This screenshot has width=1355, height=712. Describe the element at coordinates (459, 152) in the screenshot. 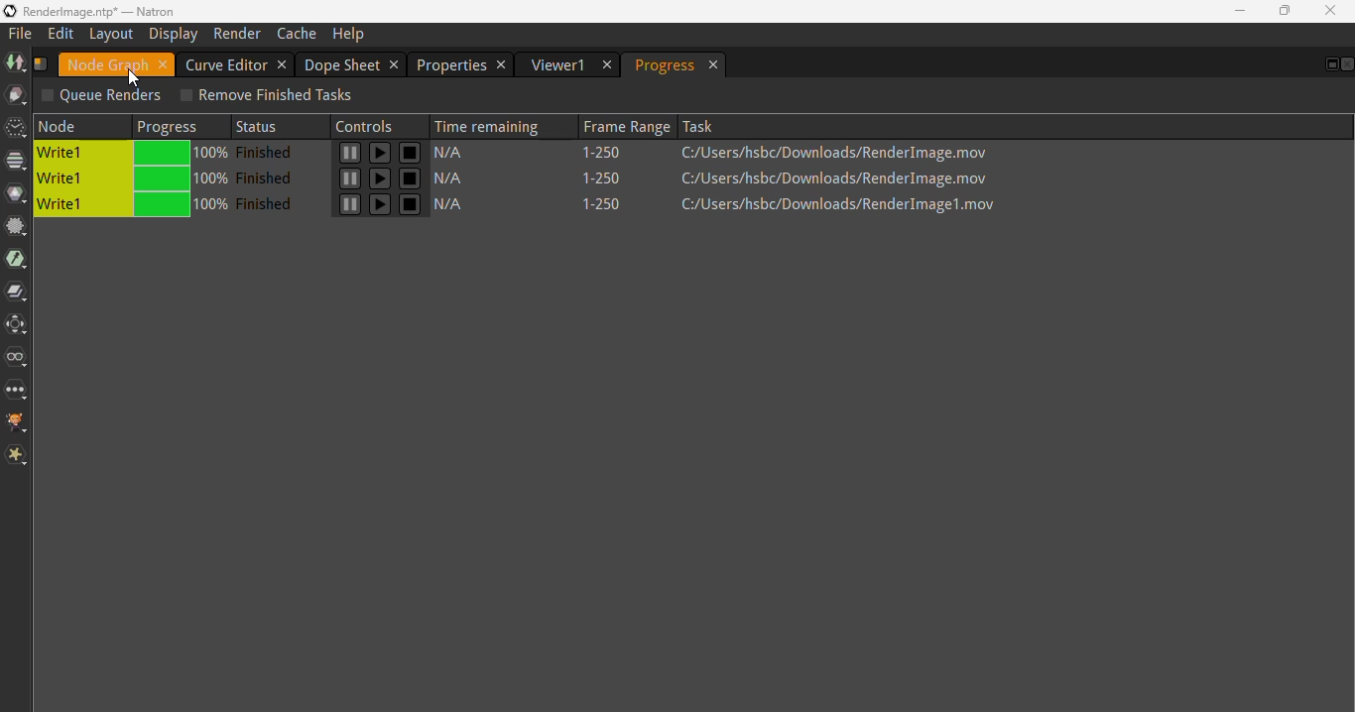

I see `N/A` at that location.